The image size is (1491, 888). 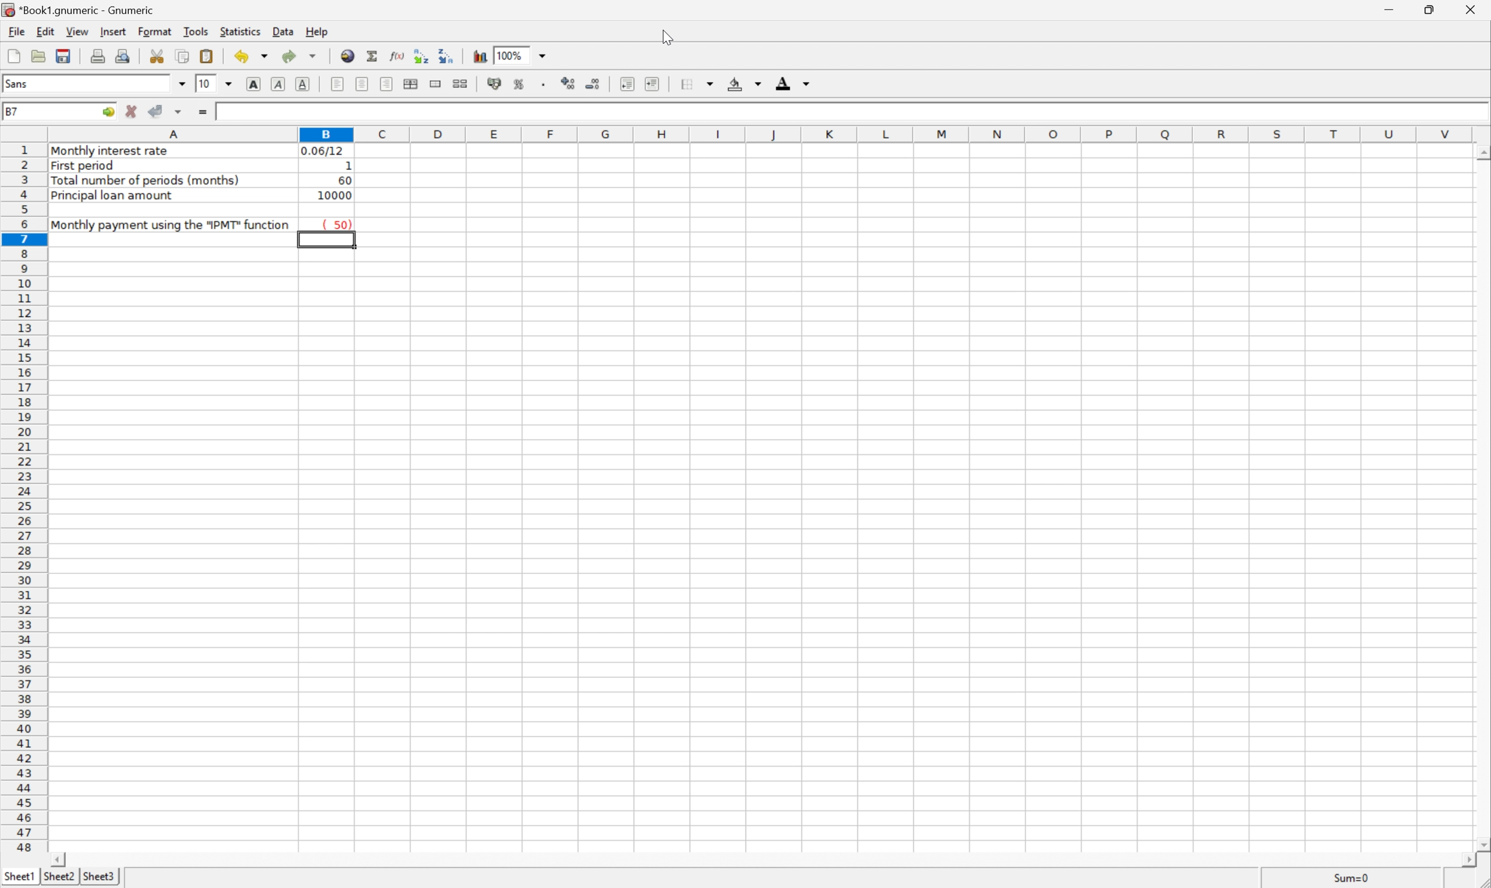 I want to click on Sum in current cell, so click(x=370, y=56).